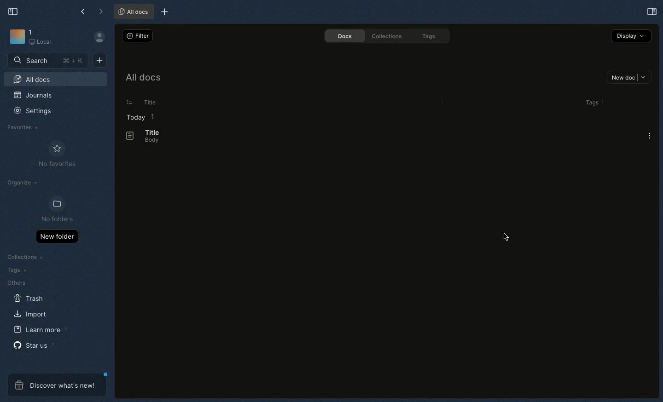 The height and width of the screenshot is (402, 663). What do you see at coordinates (23, 184) in the screenshot?
I see `Organize` at bounding box center [23, 184].